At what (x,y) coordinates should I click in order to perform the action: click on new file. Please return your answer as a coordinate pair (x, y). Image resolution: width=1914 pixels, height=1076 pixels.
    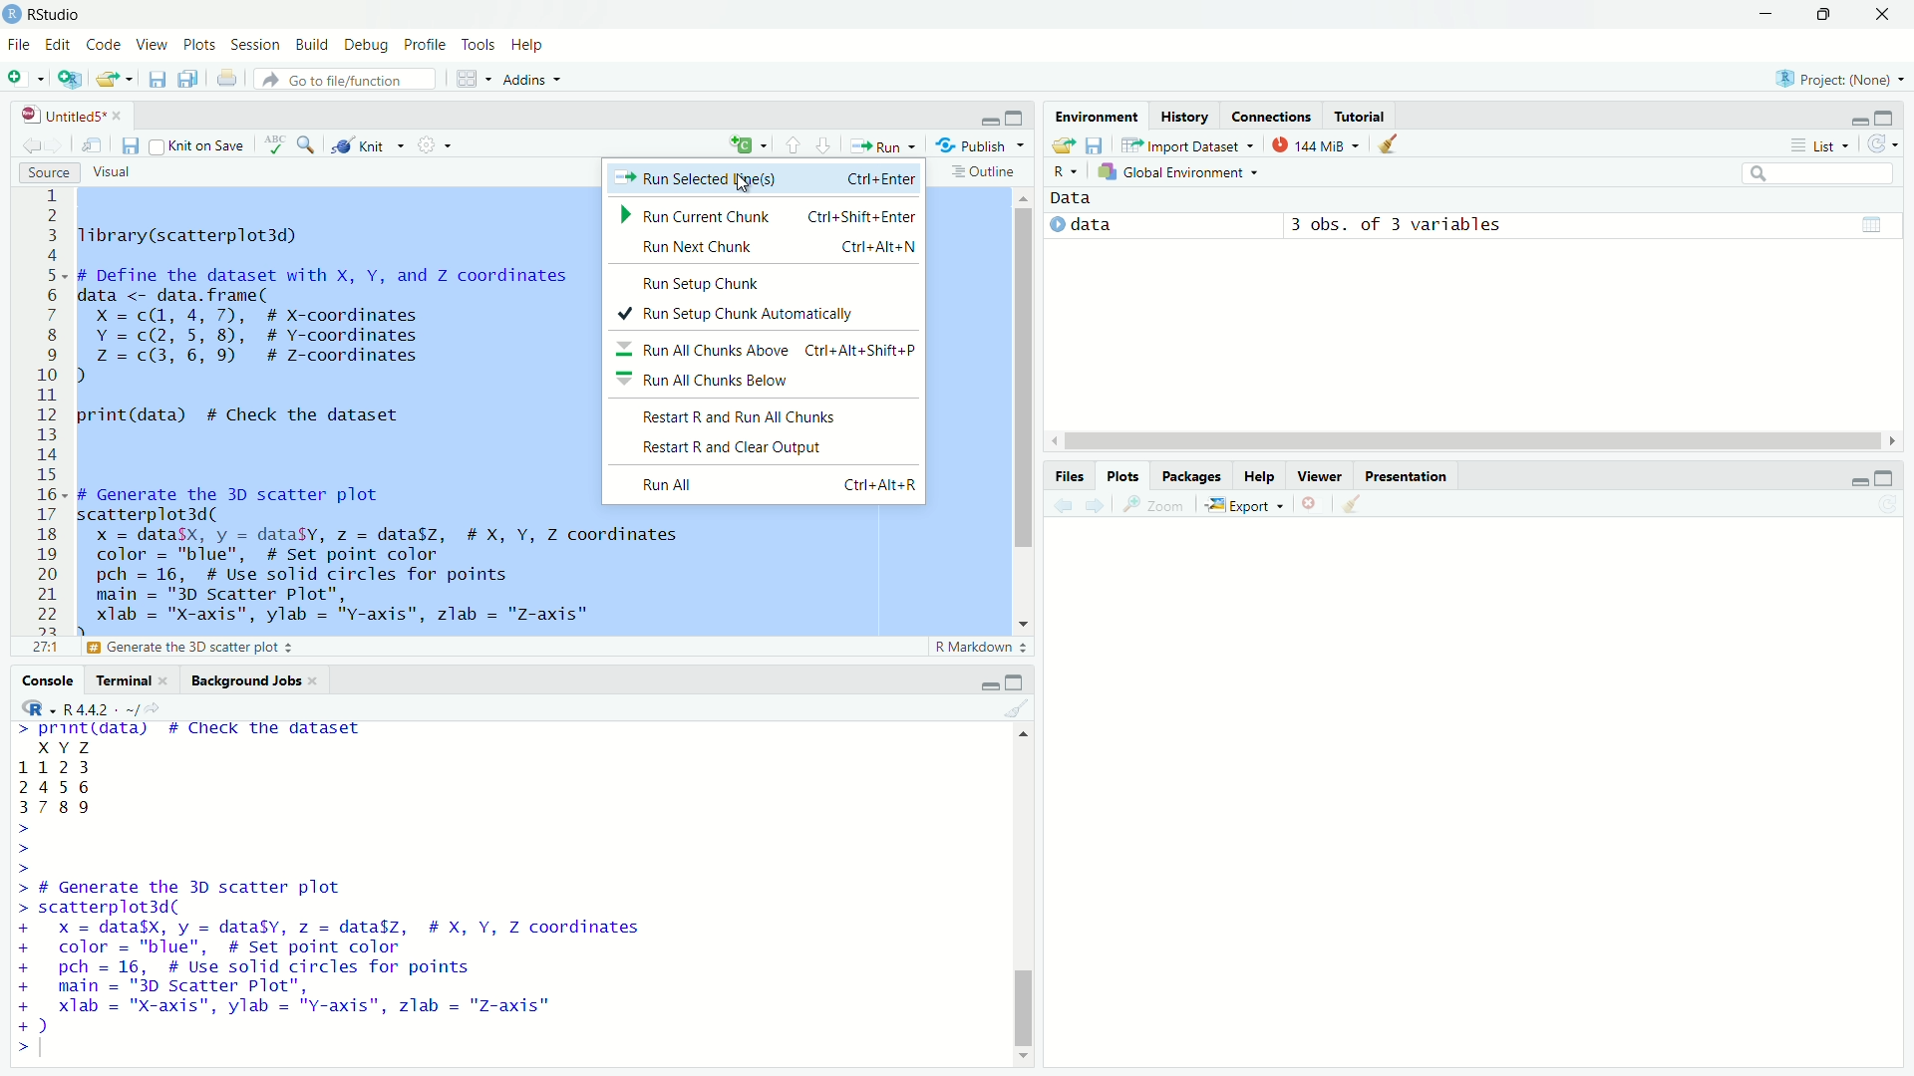
    Looking at the image, I should click on (23, 79).